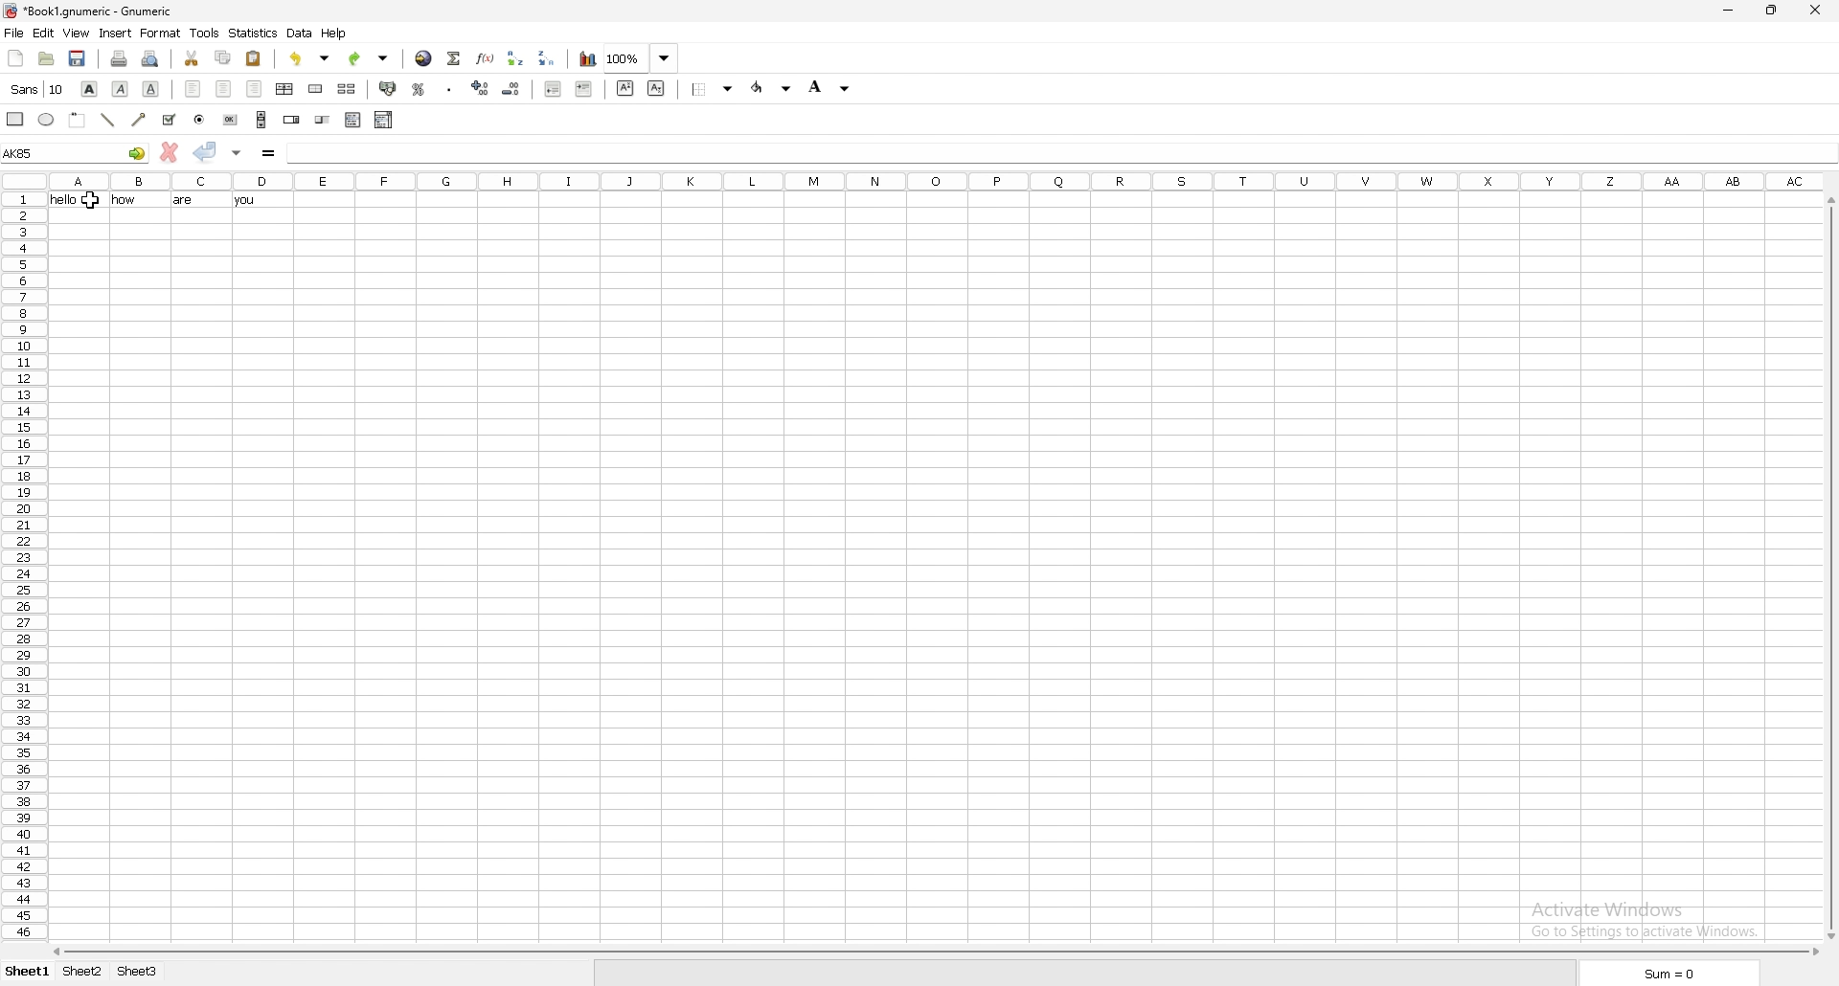  Describe the element at coordinates (486, 57) in the screenshot. I see `functions` at that location.